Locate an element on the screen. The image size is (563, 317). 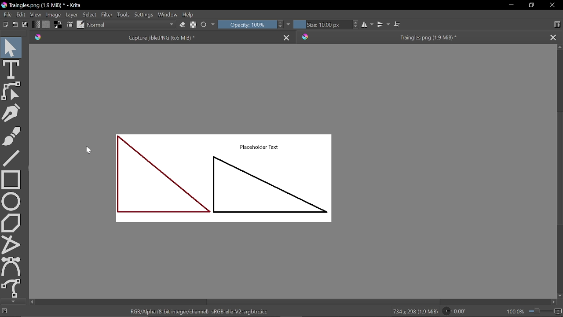
Ellipse tool is located at coordinates (11, 201).